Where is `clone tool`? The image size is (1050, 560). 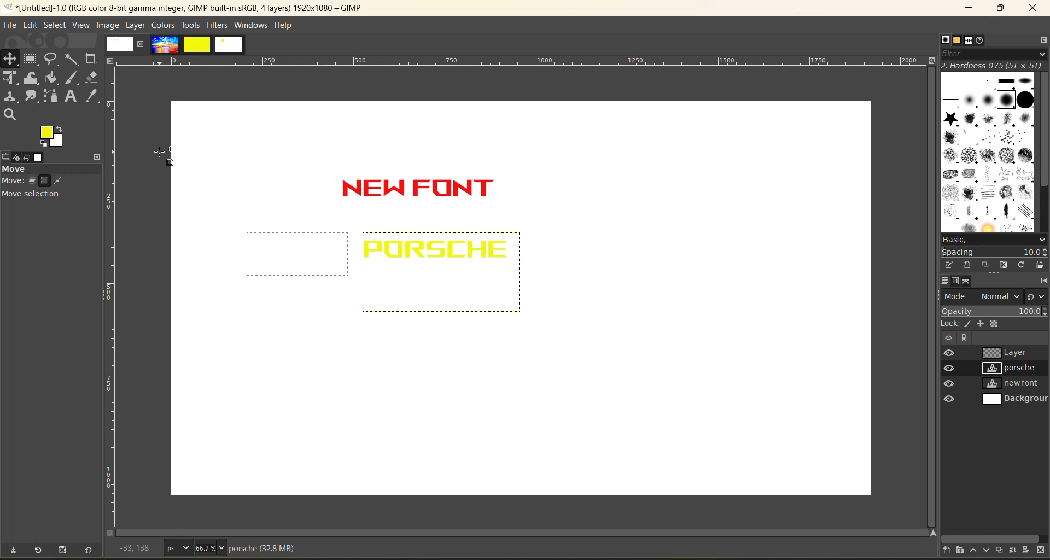
clone tool is located at coordinates (11, 97).